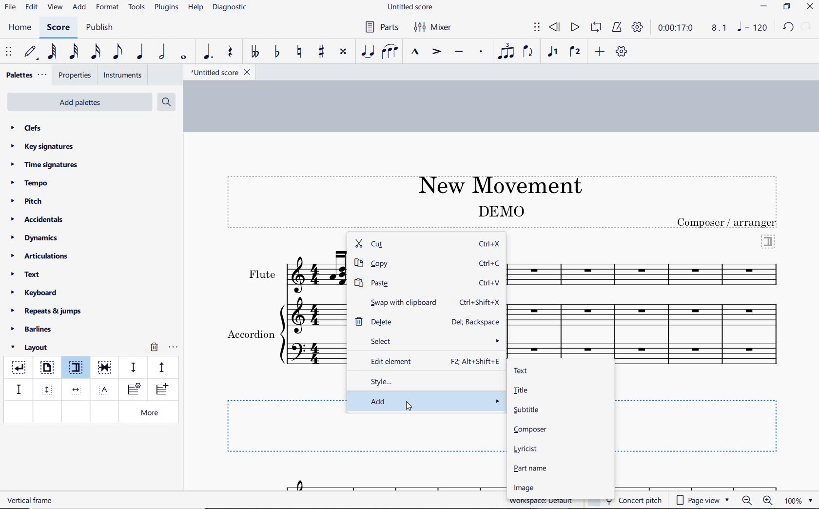 Image resolution: width=819 pixels, height=509 pixels. What do you see at coordinates (597, 28) in the screenshot?
I see `loop playback` at bounding box center [597, 28].